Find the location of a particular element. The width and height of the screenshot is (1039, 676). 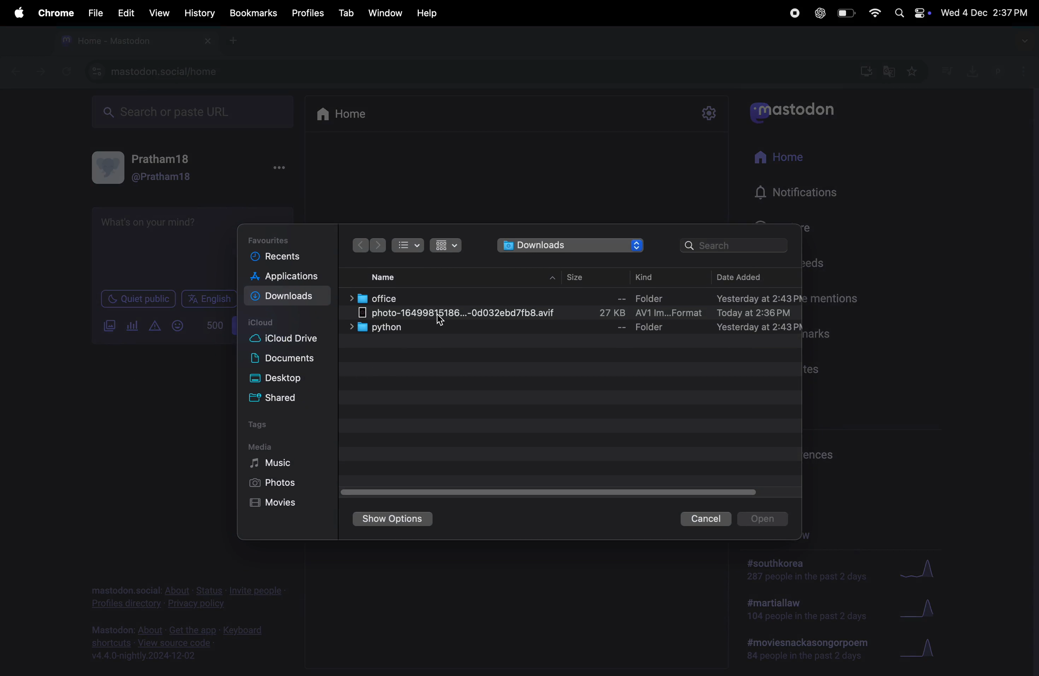

application is located at coordinates (291, 278).